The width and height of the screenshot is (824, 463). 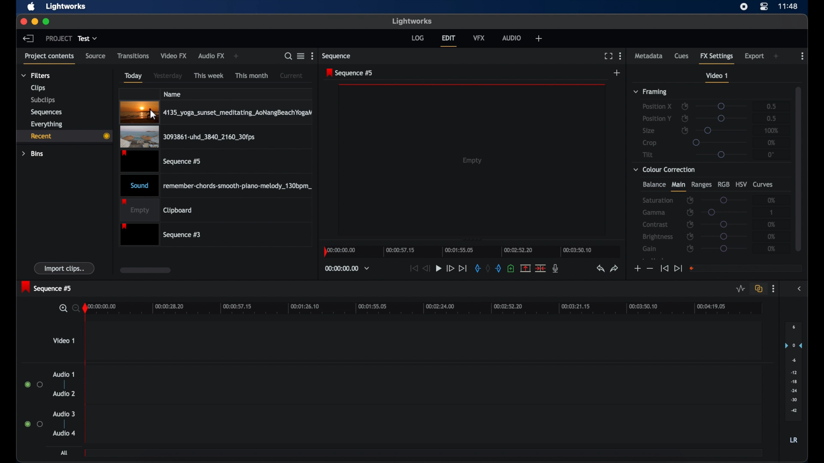 I want to click on enable/disable keyframes, so click(x=685, y=131).